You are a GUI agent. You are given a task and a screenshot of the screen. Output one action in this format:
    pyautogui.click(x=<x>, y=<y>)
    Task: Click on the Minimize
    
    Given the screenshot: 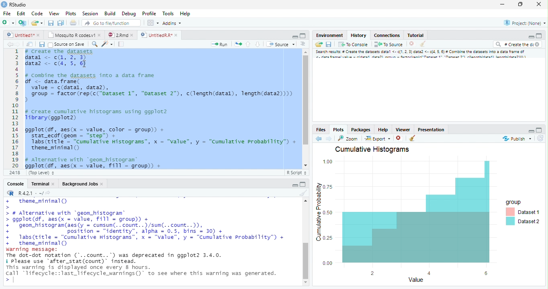 What is the action you would take?
    pyautogui.click(x=531, y=37)
    